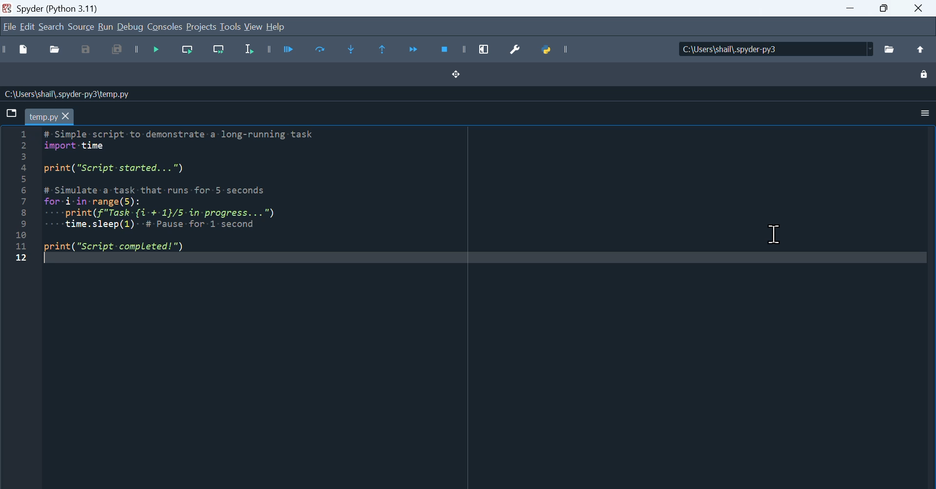  What do you see at coordinates (446, 51) in the screenshot?
I see `Stop debugging` at bounding box center [446, 51].